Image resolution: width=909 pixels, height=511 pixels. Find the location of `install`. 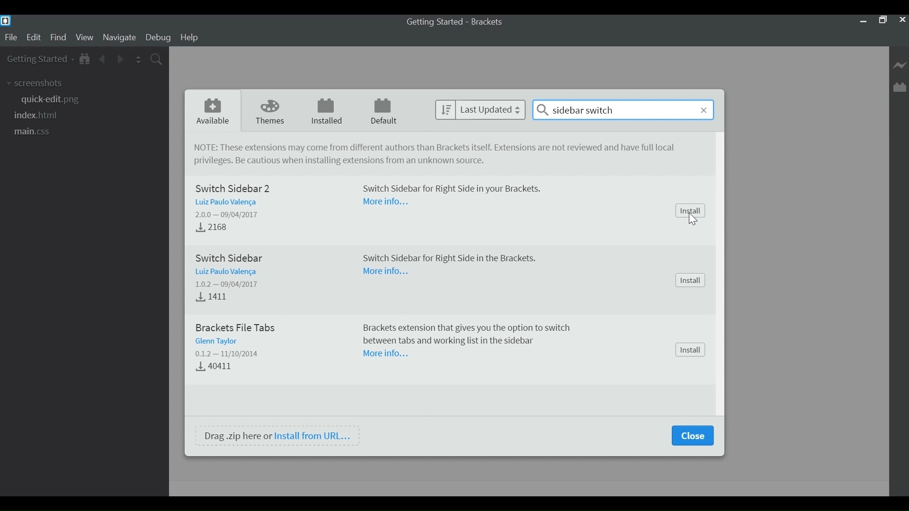

install is located at coordinates (689, 350).